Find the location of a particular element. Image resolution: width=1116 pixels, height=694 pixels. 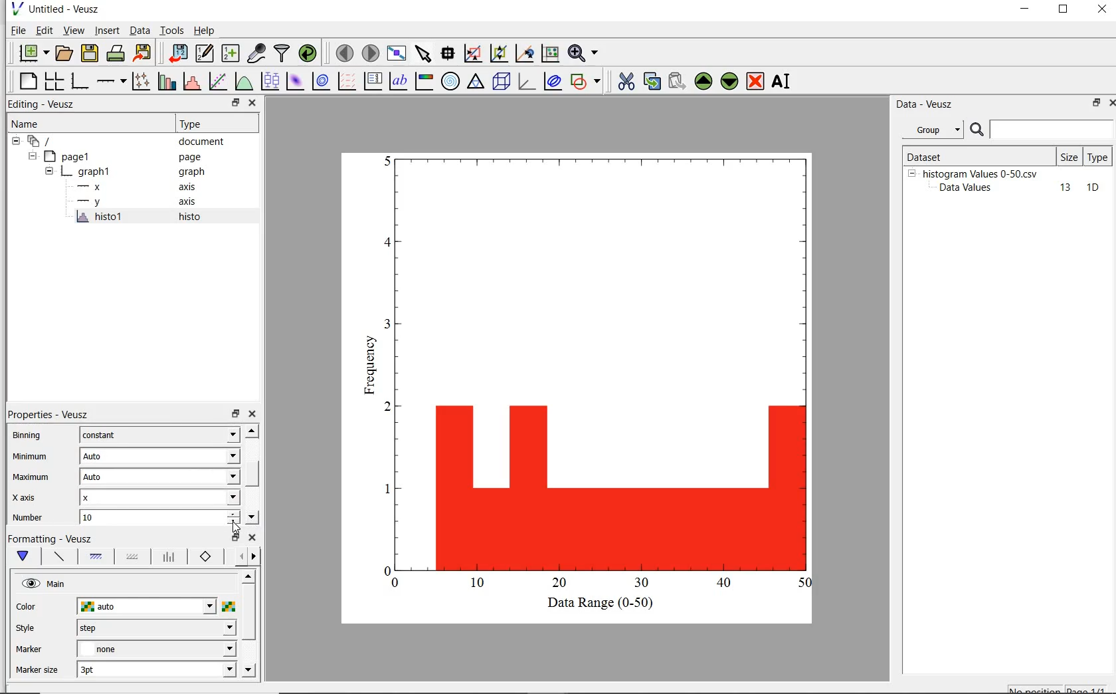

print the document is located at coordinates (116, 52).